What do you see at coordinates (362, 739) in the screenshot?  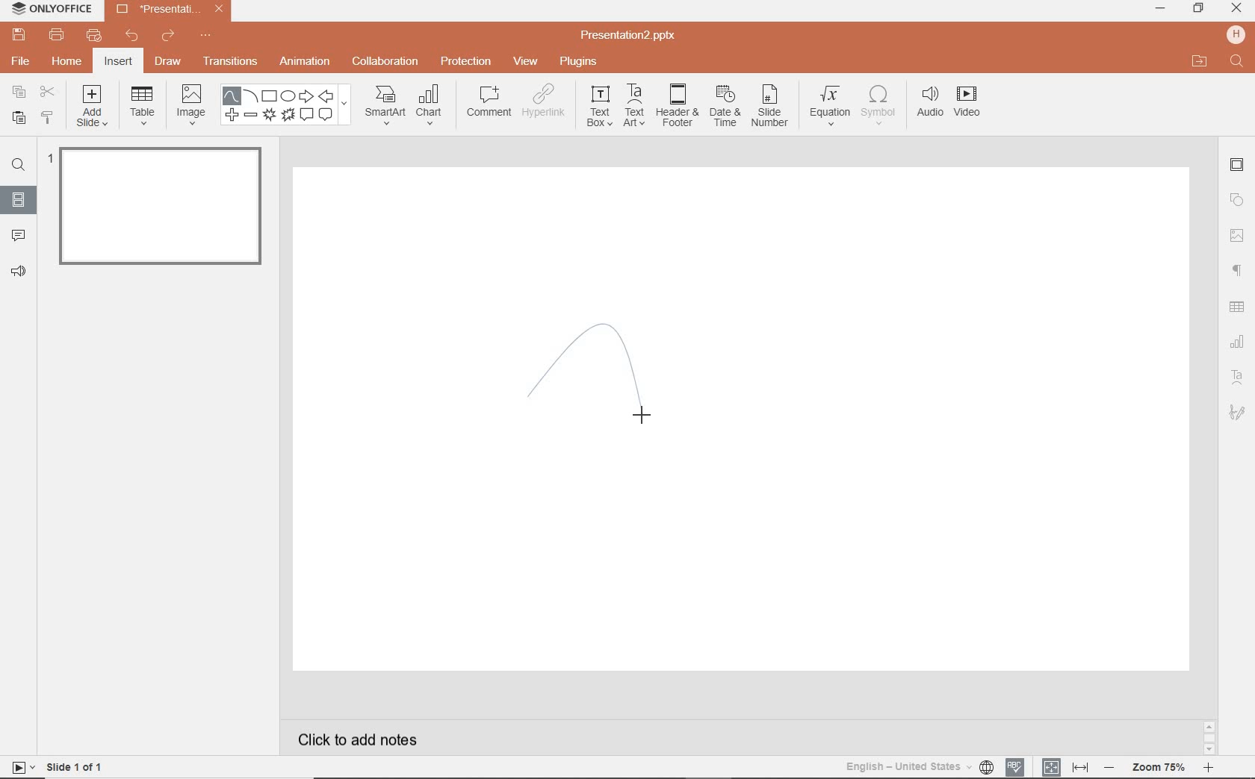 I see `CLICK TO ADD NOTES` at bounding box center [362, 739].